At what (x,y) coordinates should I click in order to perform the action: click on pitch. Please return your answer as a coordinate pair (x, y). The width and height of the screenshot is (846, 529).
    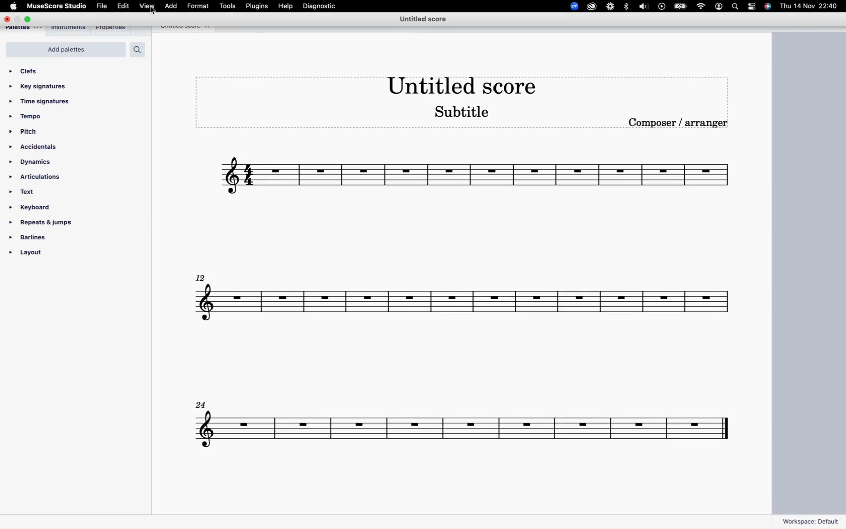
    Looking at the image, I should click on (30, 132).